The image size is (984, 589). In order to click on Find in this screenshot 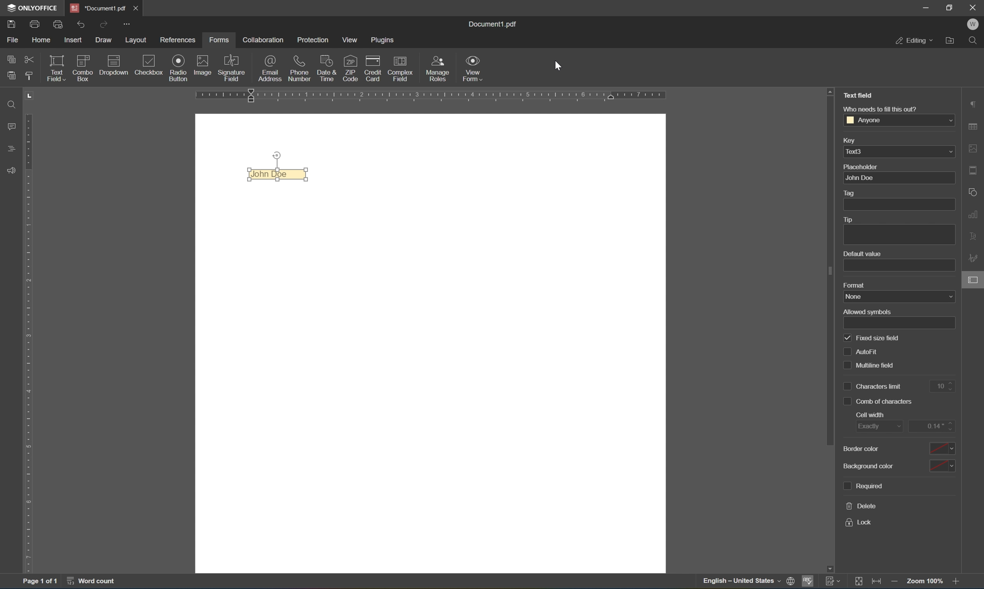, I will do `click(976, 40)`.